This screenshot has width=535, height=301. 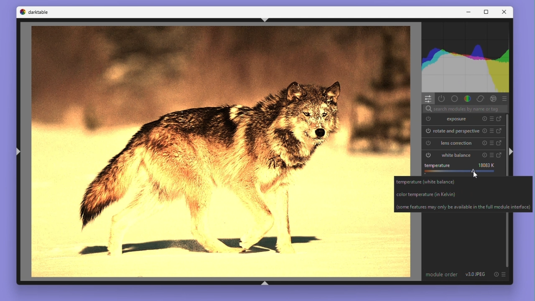 I want to click on Reset, so click(x=495, y=274).